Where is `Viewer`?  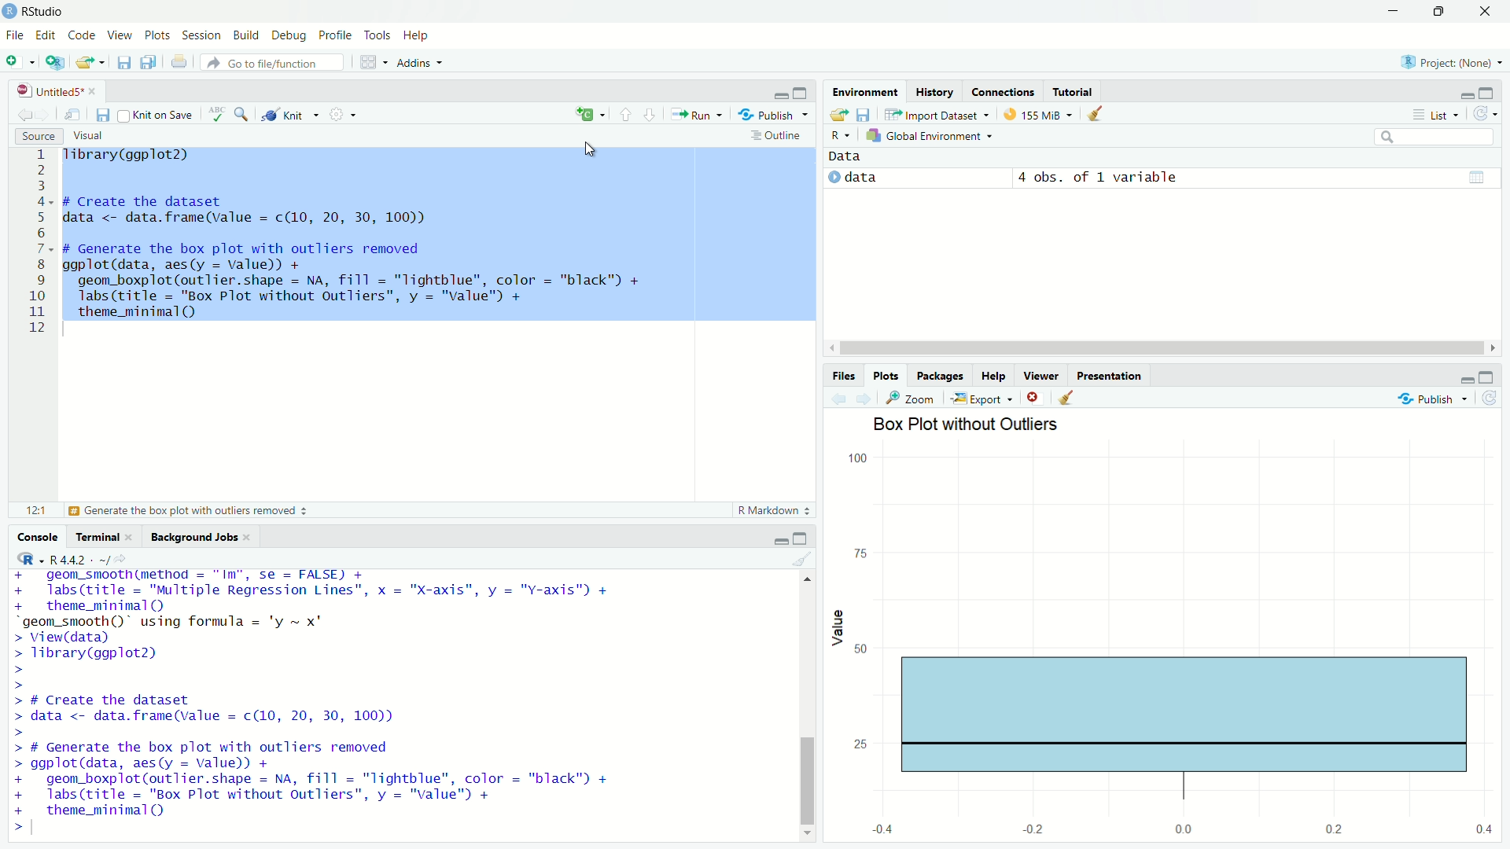
Viewer is located at coordinates (1040, 374).